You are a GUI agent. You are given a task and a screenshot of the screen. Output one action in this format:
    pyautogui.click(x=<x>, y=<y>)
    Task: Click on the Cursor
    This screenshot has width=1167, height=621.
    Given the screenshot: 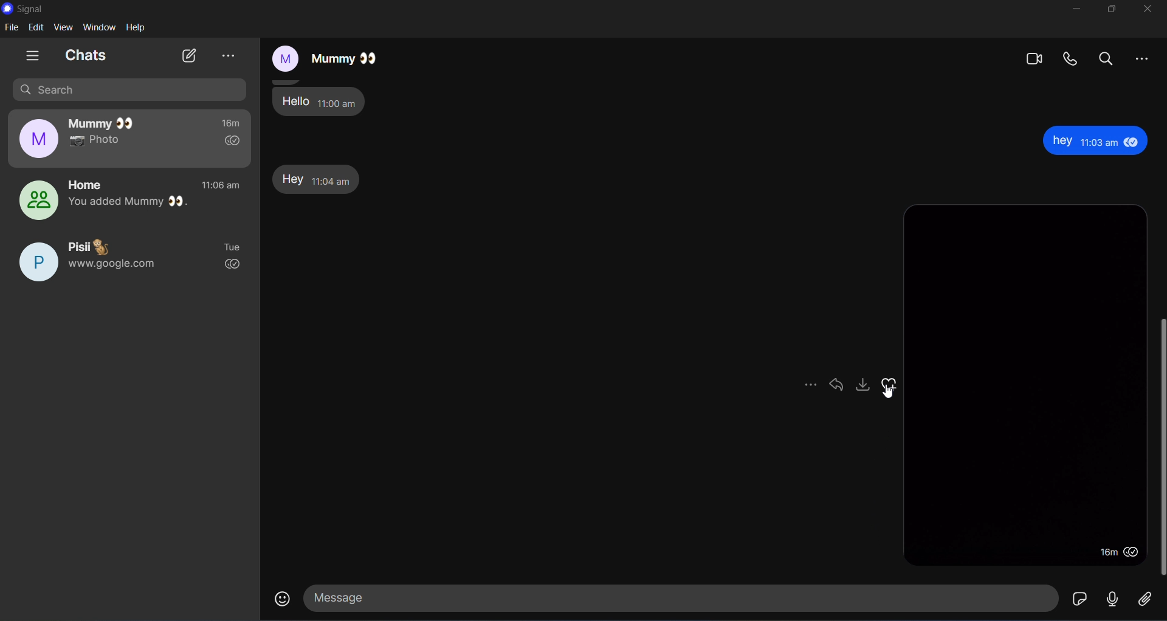 What is the action you would take?
    pyautogui.click(x=887, y=393)
    